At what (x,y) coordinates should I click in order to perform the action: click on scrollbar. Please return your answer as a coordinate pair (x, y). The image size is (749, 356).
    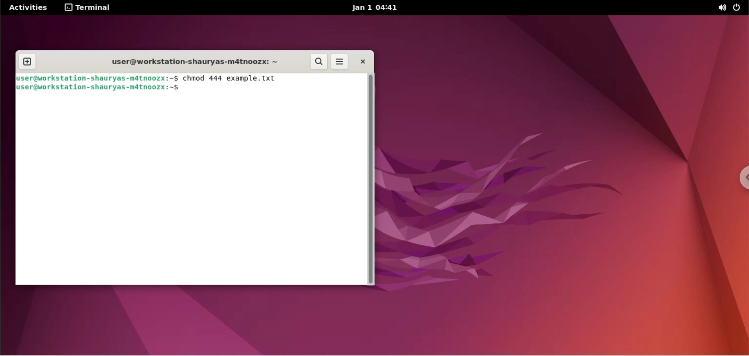
    Looking at the image, I should click on (371, 179).